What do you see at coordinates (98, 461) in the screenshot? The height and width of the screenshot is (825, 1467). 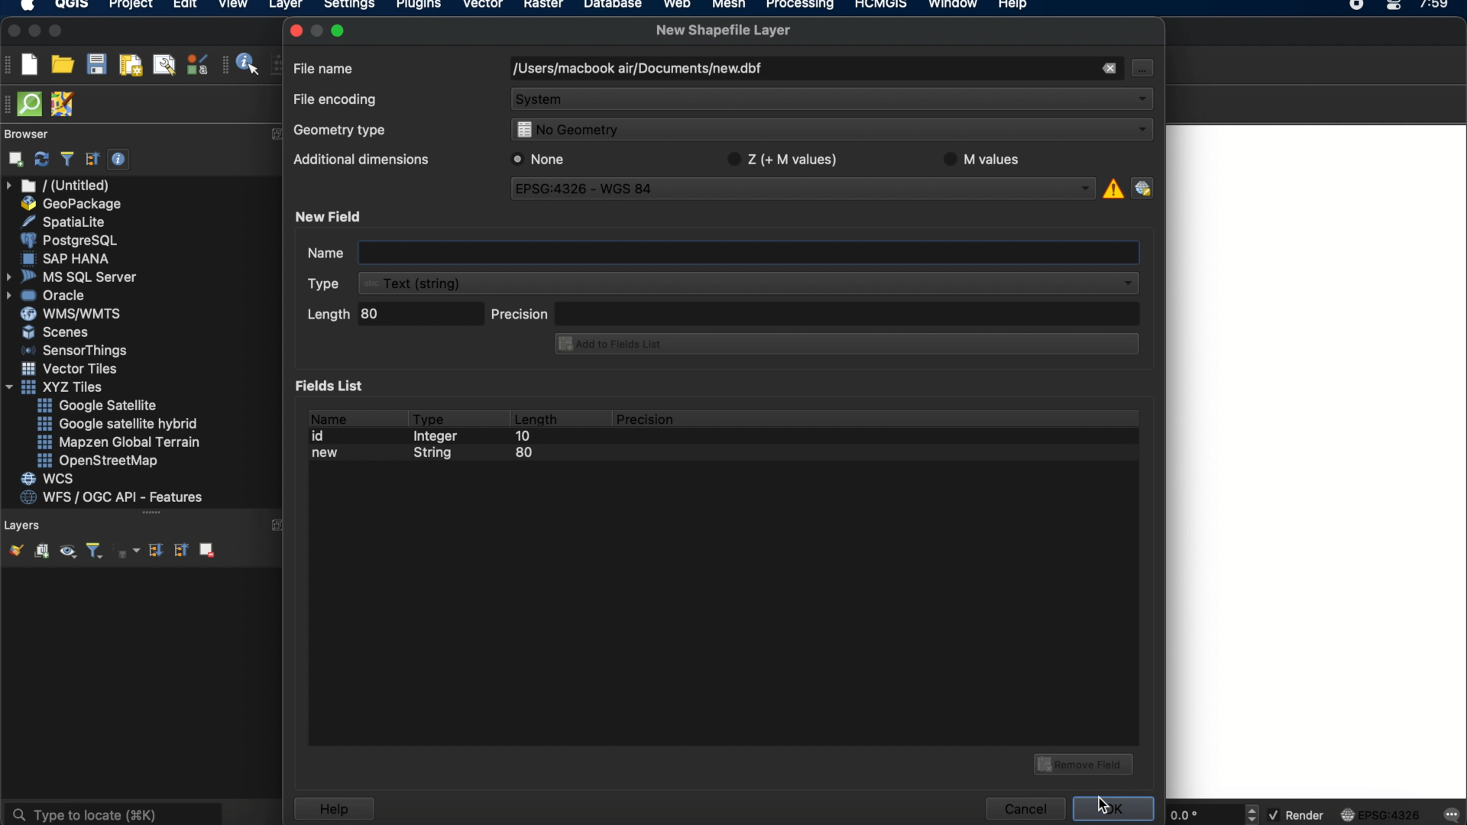 I see `openstreetmap` at bounding box center [98, 461].